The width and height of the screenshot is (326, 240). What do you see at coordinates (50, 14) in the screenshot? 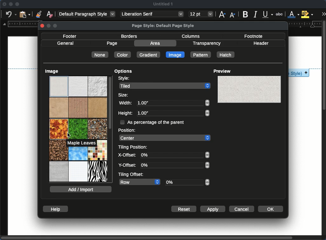
I see `clear formatting` at bounding box center [50, 14].